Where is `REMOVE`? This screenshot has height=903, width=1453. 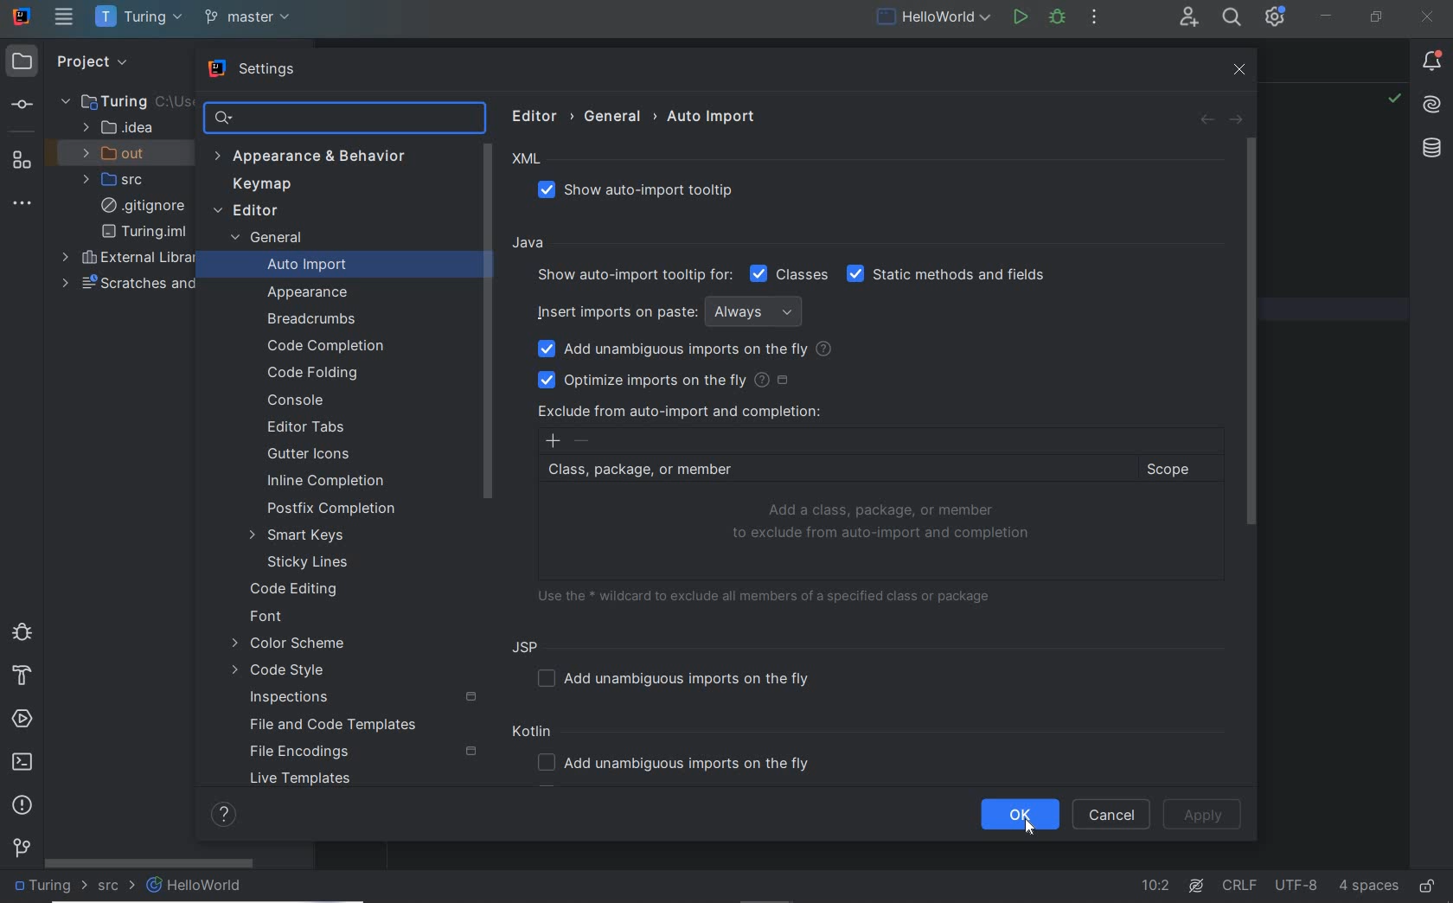
REMOVE is located at coordinates (583, 441).